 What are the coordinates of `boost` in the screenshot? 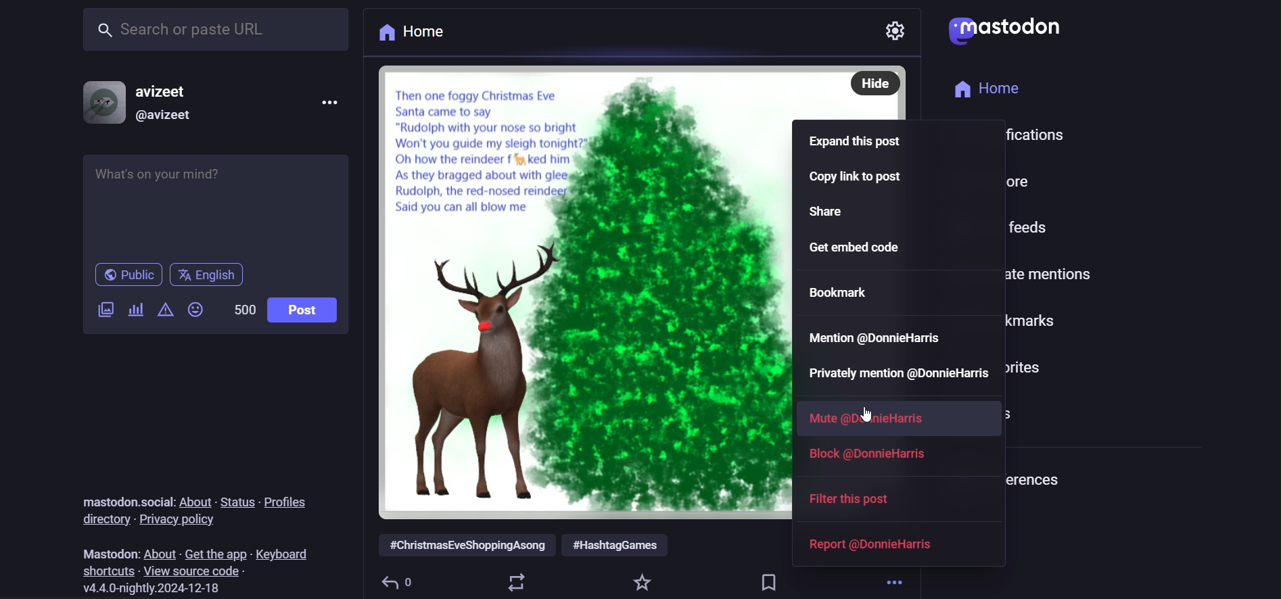 It's located at (517, 581).